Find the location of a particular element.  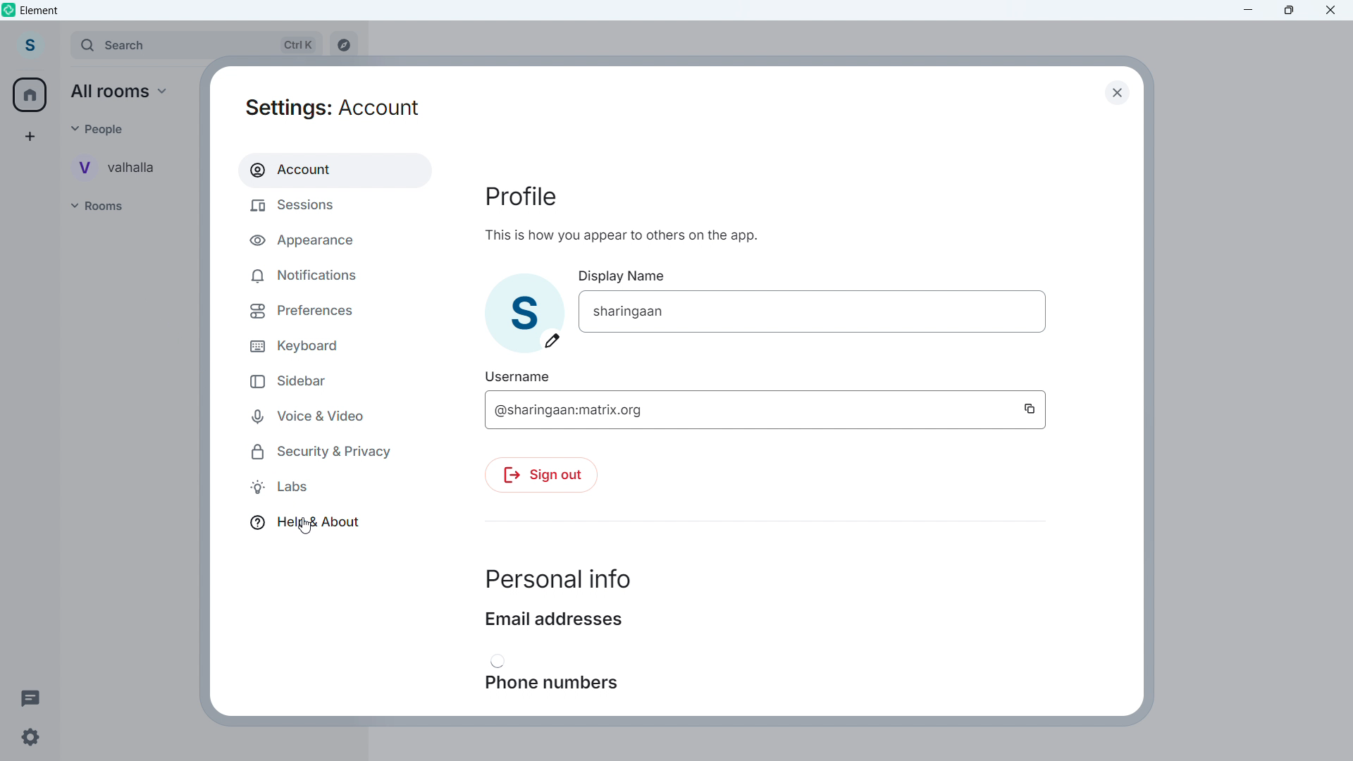

Close  is located at coordinates (1331, 11).